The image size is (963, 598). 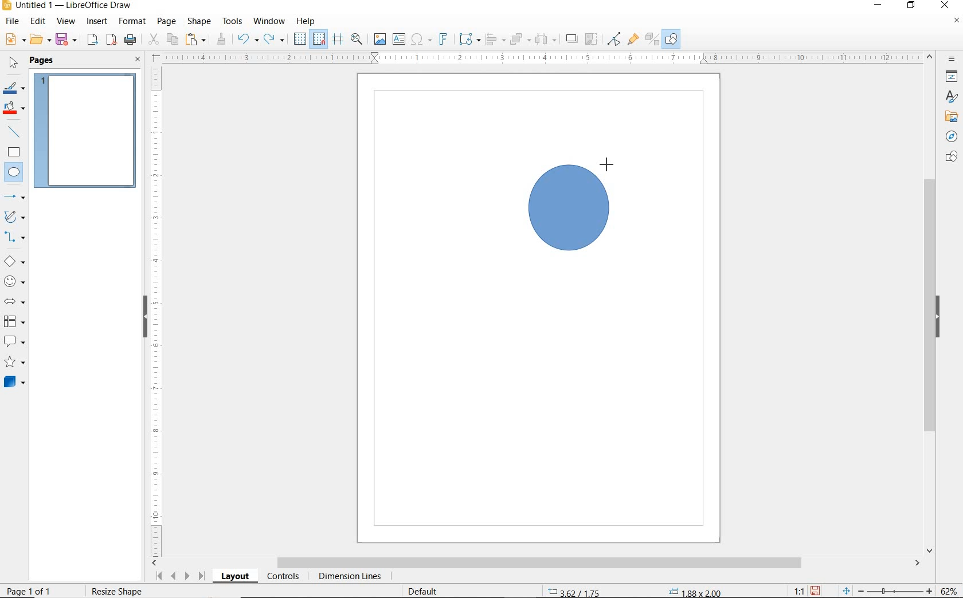 What do you see at coordinates (14, 173) in the screenshot?
I see `ELLIPSE` at bounding box center [14, 173].